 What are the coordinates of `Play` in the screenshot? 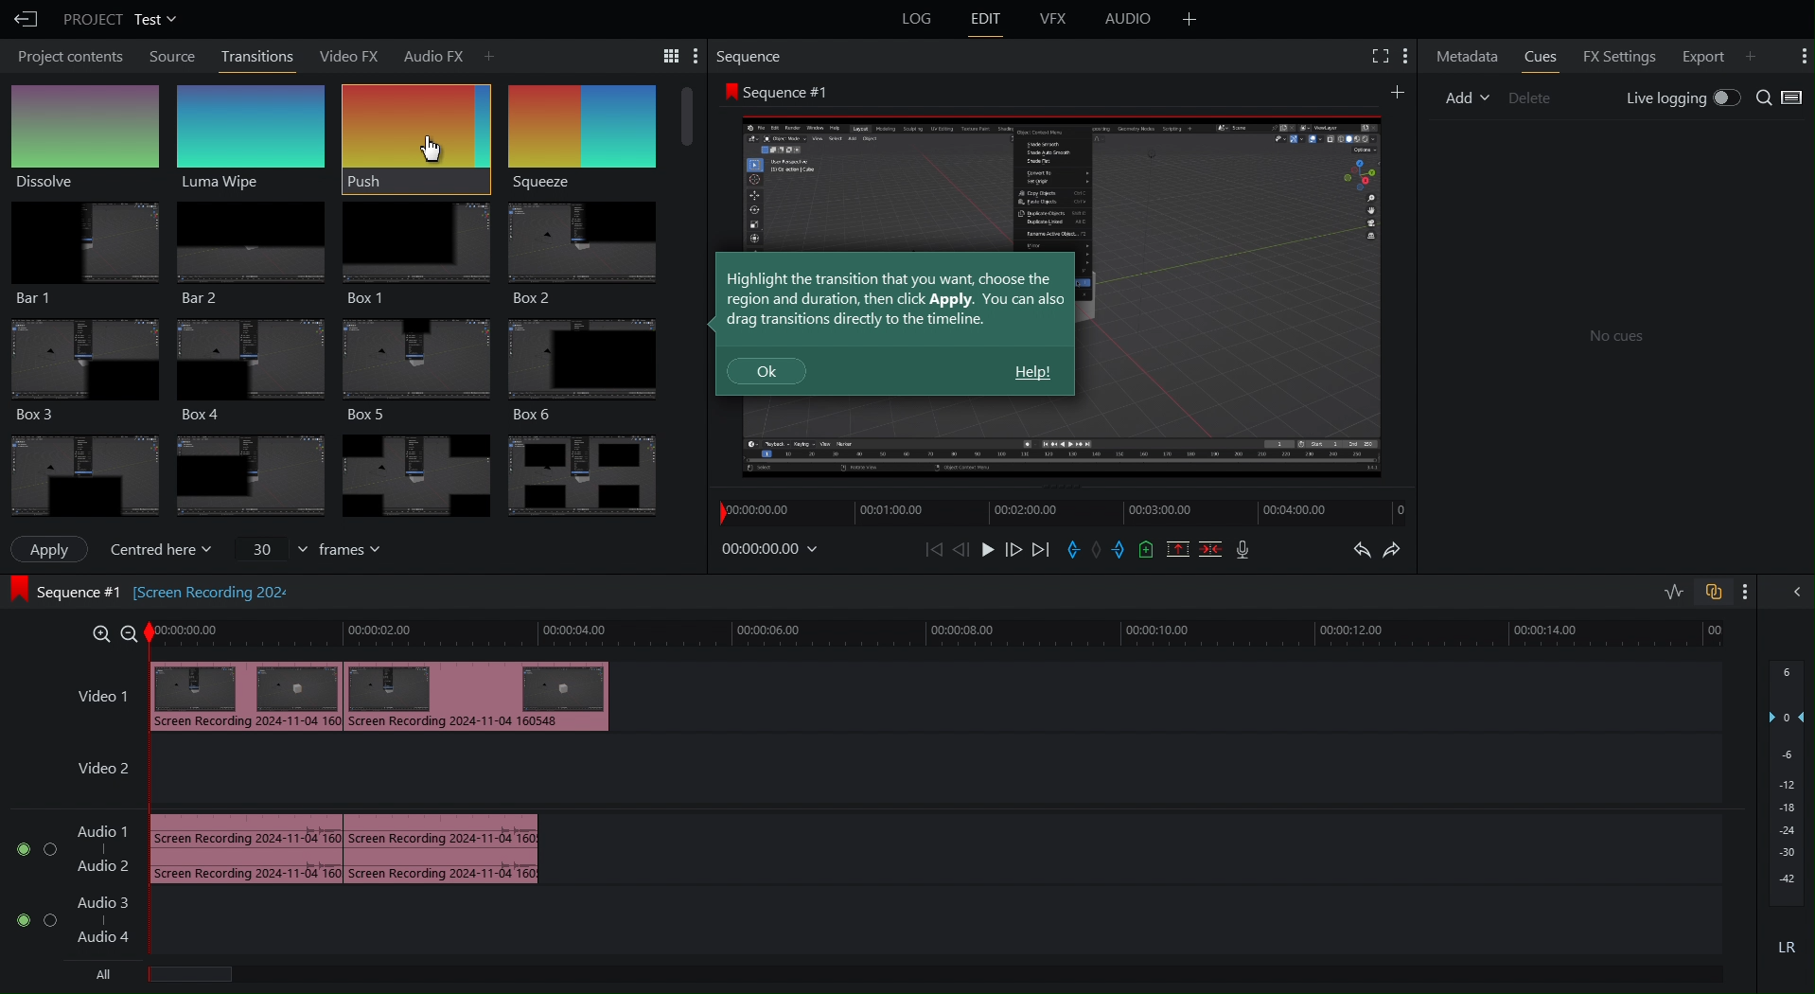 It's located at (987, 550).